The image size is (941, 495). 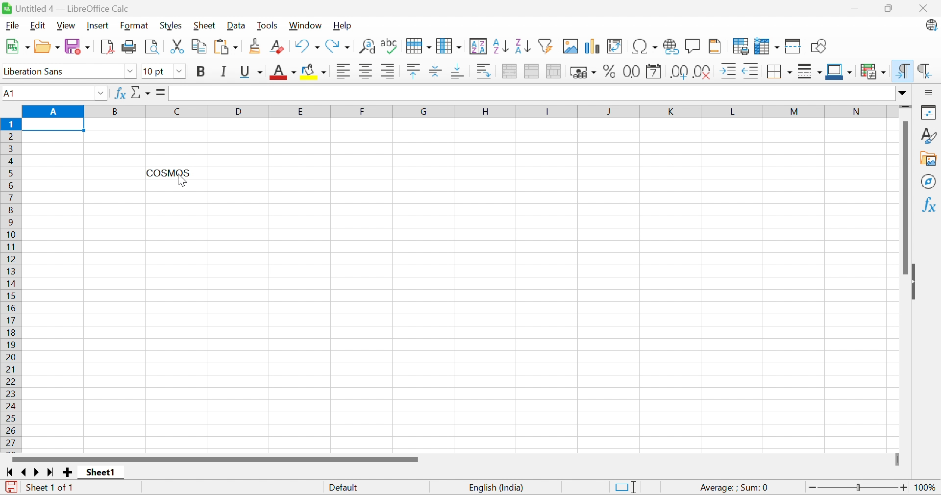 What do you see at coordinates (367, 72) in the screenshot?
I see `Align Center` at bounding box center [367, 72].